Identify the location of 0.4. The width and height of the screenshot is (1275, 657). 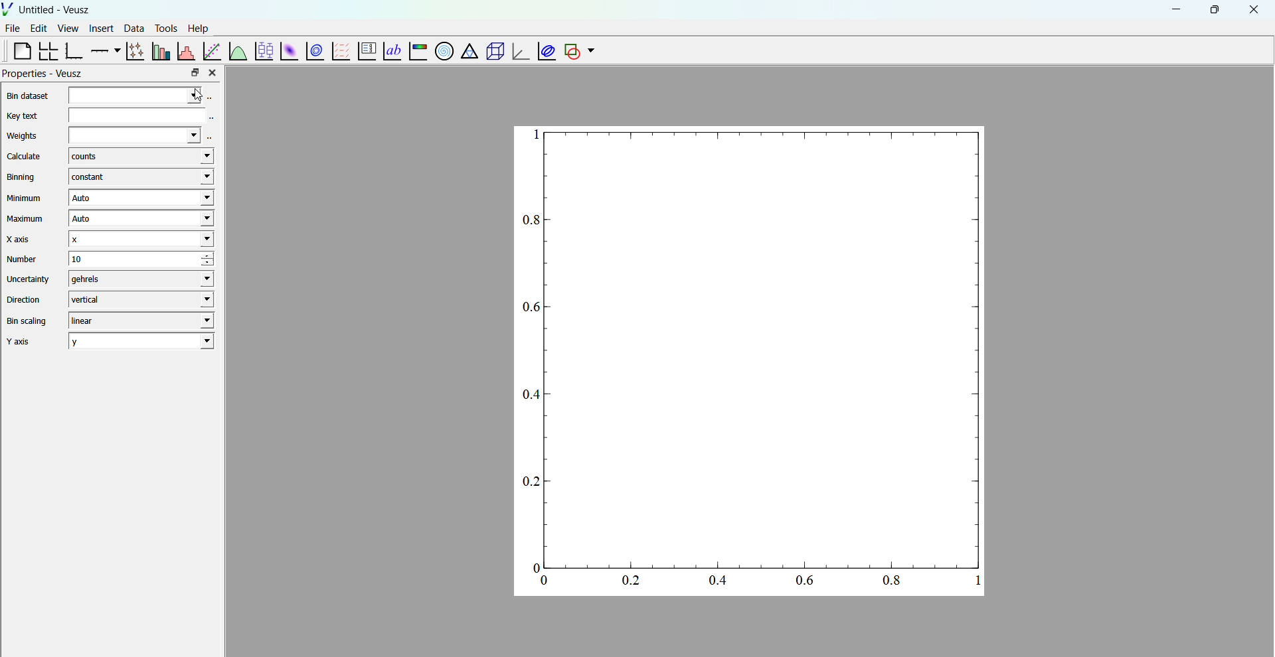
(719, 583).